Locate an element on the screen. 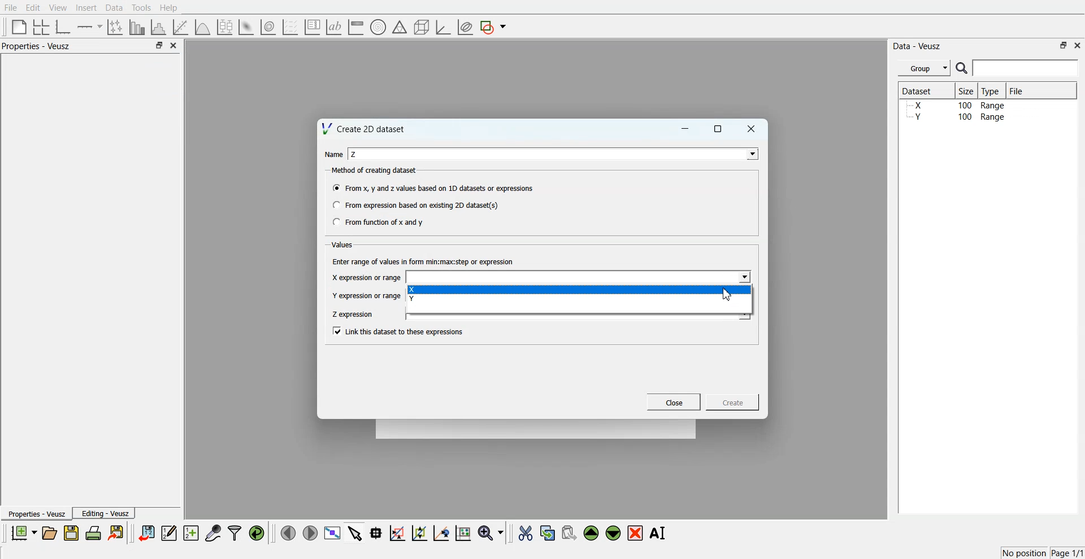 This screenshot has height=559, width=1085. Dataset is located at coordinates (922, 90).